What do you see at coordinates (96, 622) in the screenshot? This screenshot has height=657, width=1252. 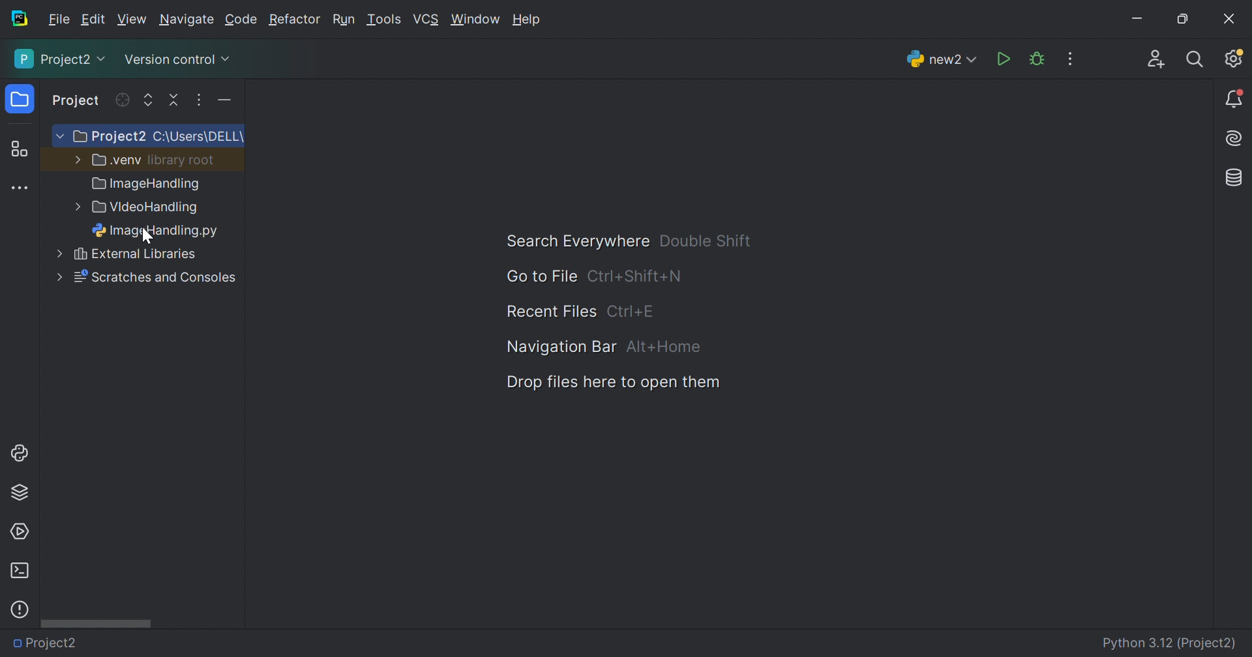 I see `Scroll bar` at bounding box center [96, 622].